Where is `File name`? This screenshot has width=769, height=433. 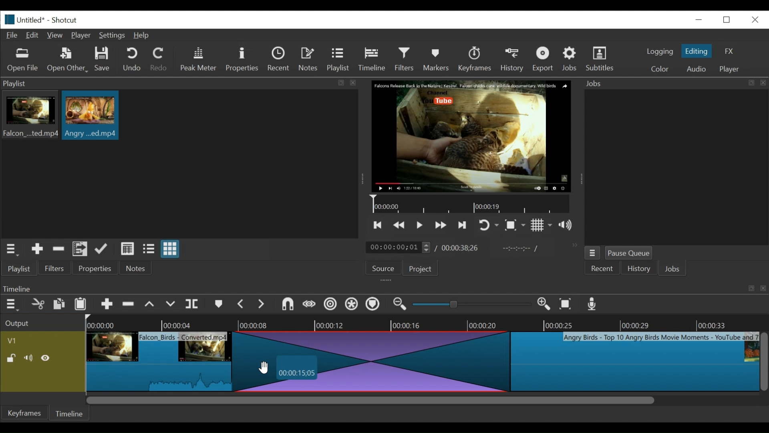
File name is located at coordinates (32, 21).